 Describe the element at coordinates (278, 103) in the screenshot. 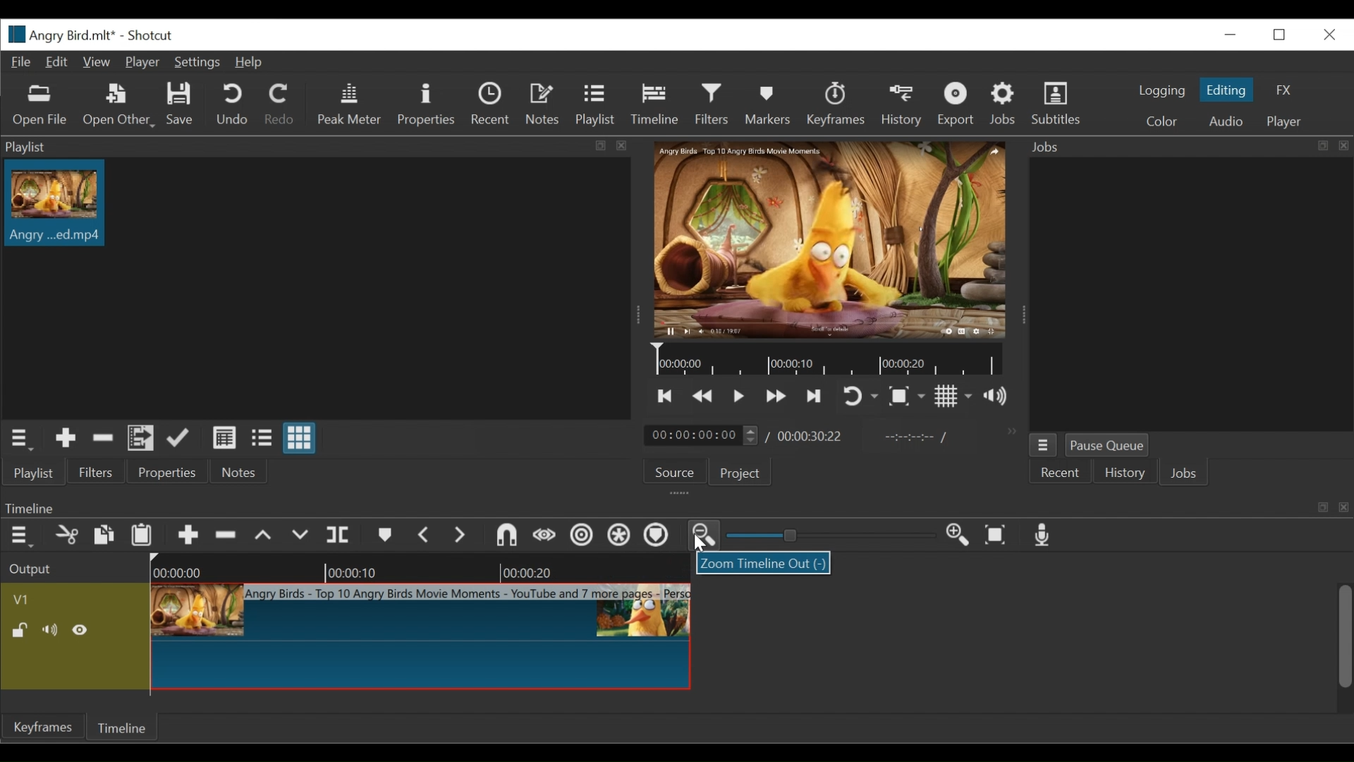

I see `Redo` at that location.